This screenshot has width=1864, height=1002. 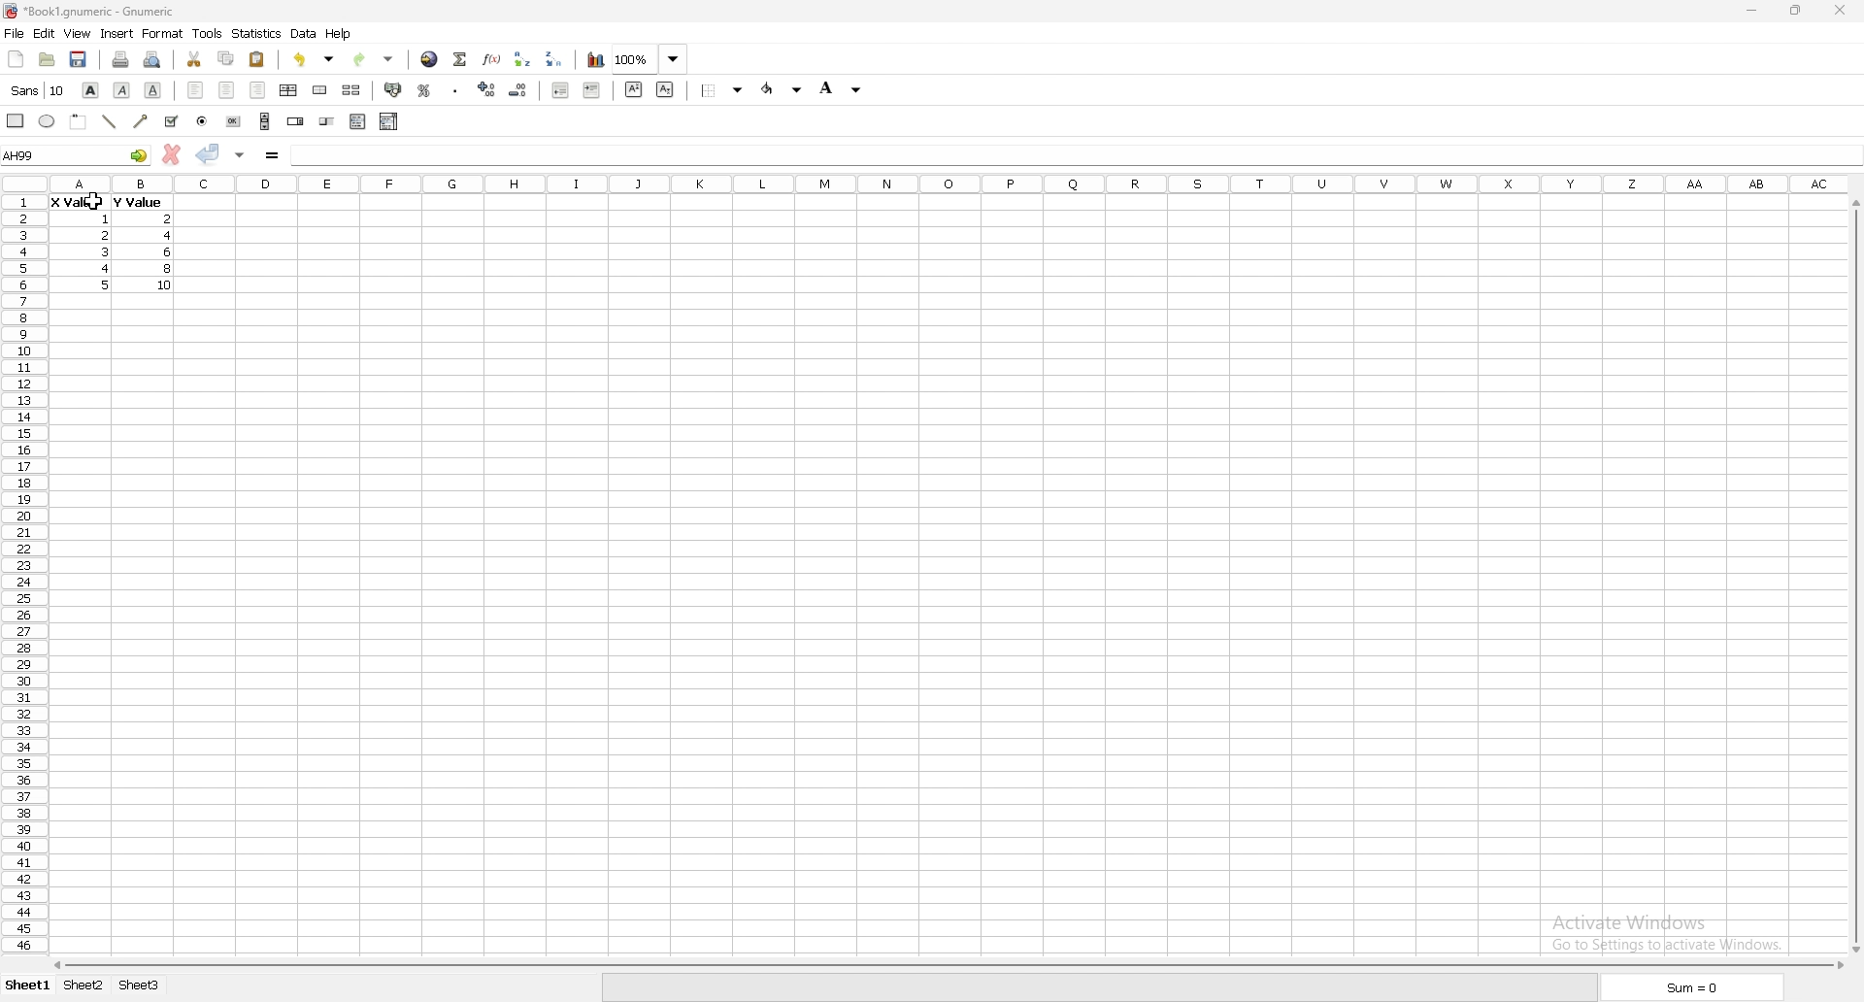 I want to click on redo, so click(x=376, y=59).